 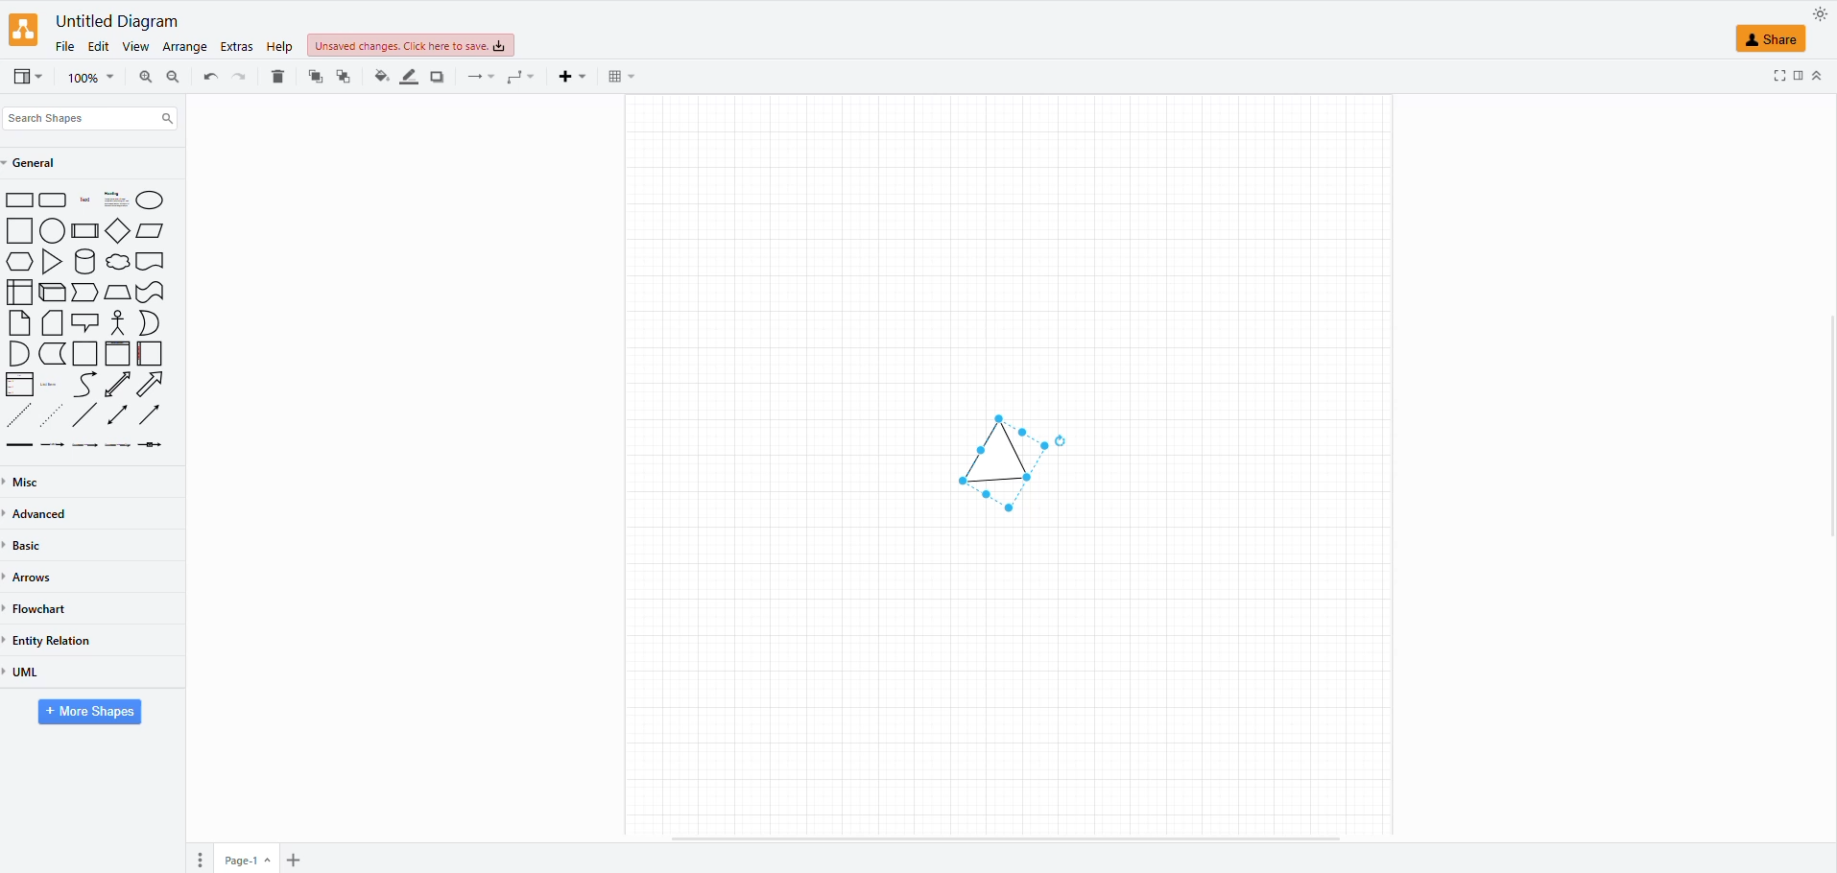 I want to click on Moon, so click(x=150, y=323).